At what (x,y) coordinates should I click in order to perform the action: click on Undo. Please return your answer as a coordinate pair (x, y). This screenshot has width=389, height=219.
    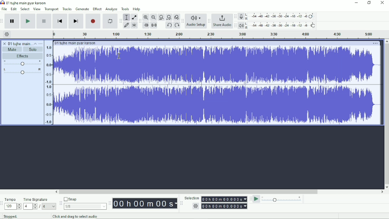
    Looking at the image, I should click on (169, 25).